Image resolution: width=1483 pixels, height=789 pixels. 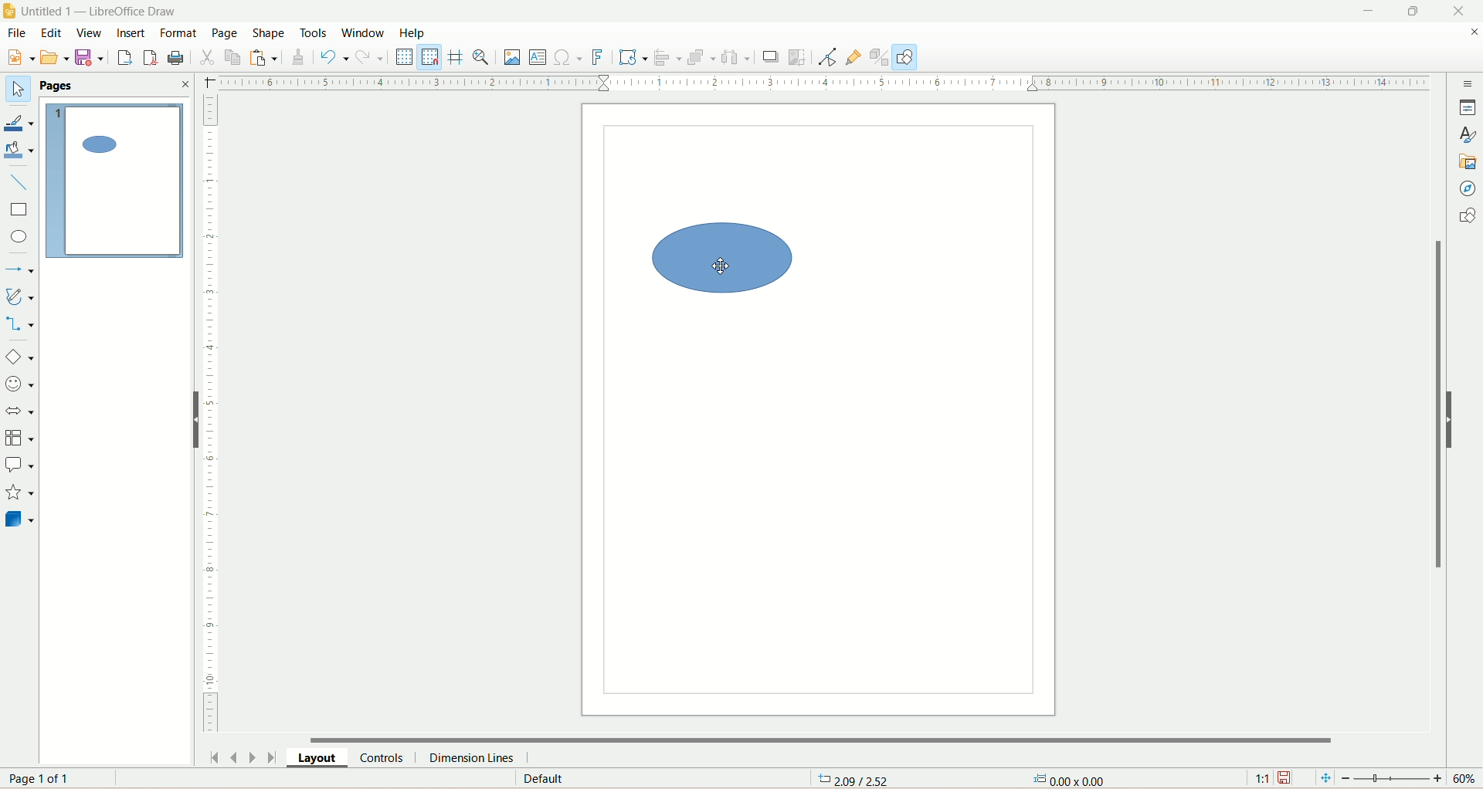 I want to click on cursor, so click(x=722, y=269).